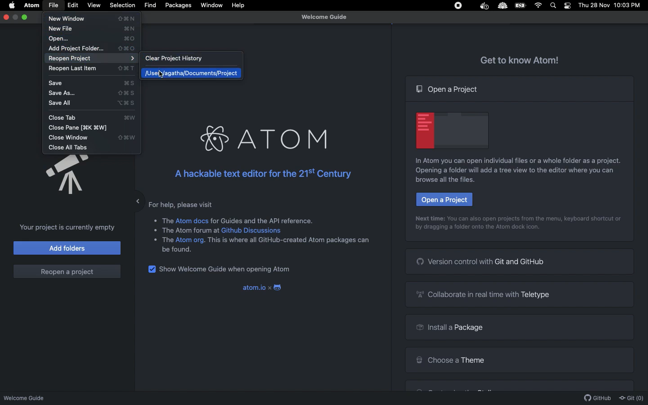  What do you see at coordinates (444, 199) in the screenshot?
I see `Open a project` at bounding box center [444, 199].